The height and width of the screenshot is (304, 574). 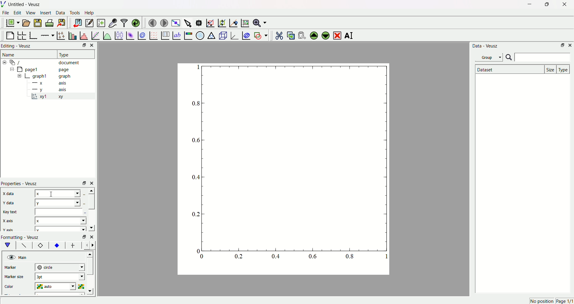 I want to click on cut the widgets, so click(x=279, y=35).